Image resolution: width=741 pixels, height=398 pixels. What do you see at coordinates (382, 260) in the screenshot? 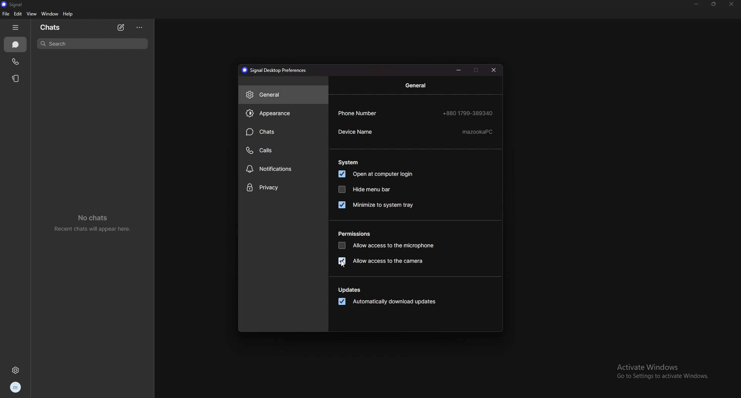
I see `allow access to camera` at bounding box center [382, 260].